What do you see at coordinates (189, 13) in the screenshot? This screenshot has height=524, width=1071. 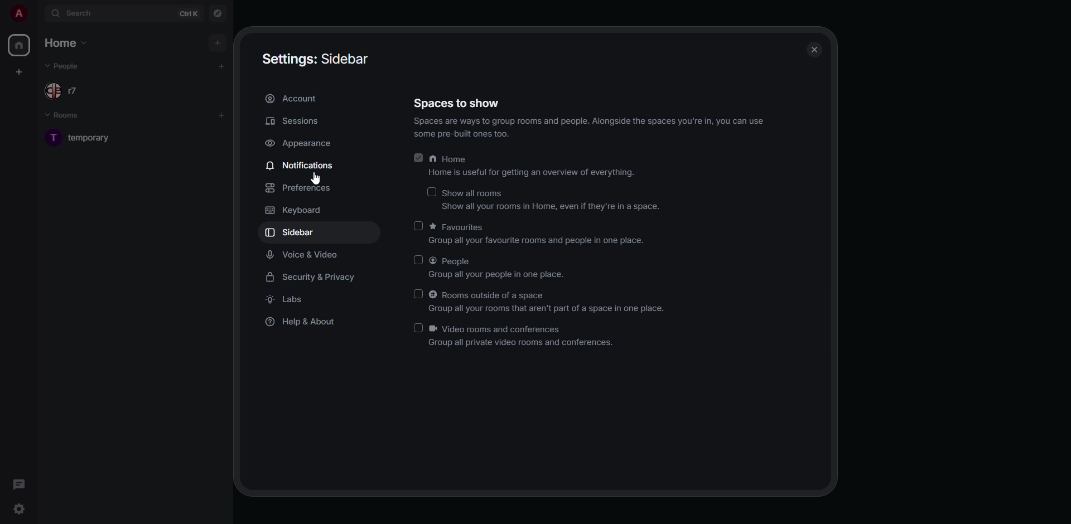 I see `ctrl K` at bounding box center [189, 13].